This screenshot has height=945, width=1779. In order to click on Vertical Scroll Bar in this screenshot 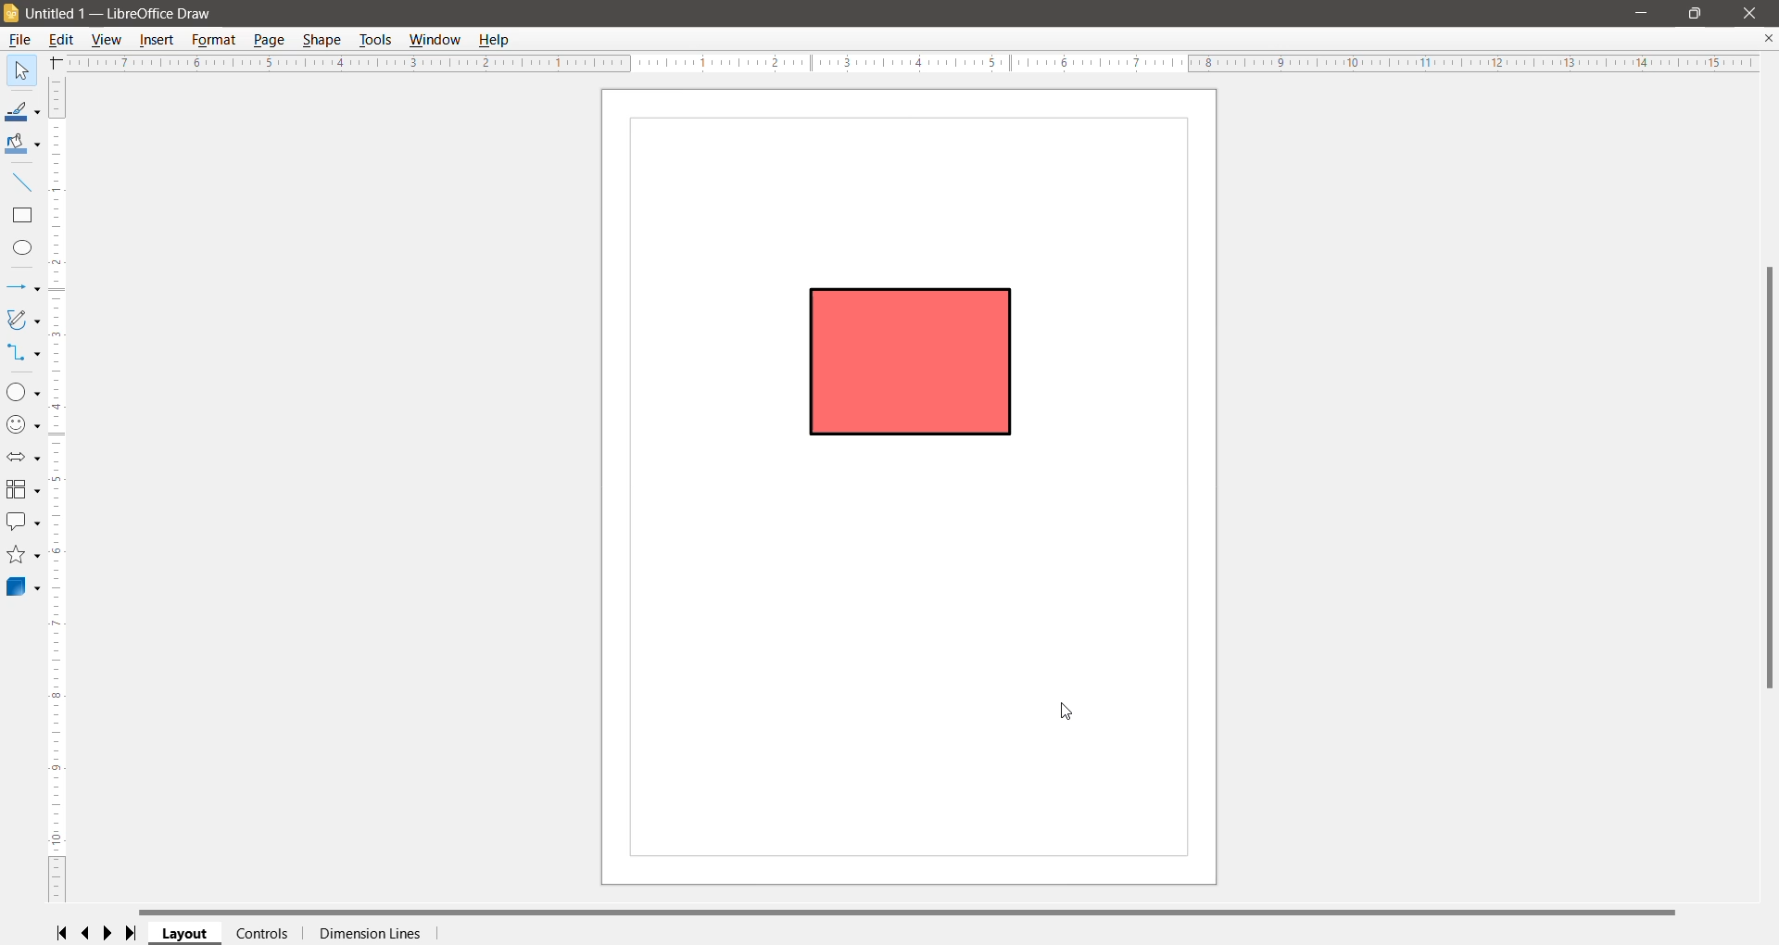, I will do `click(1768, 478)`.